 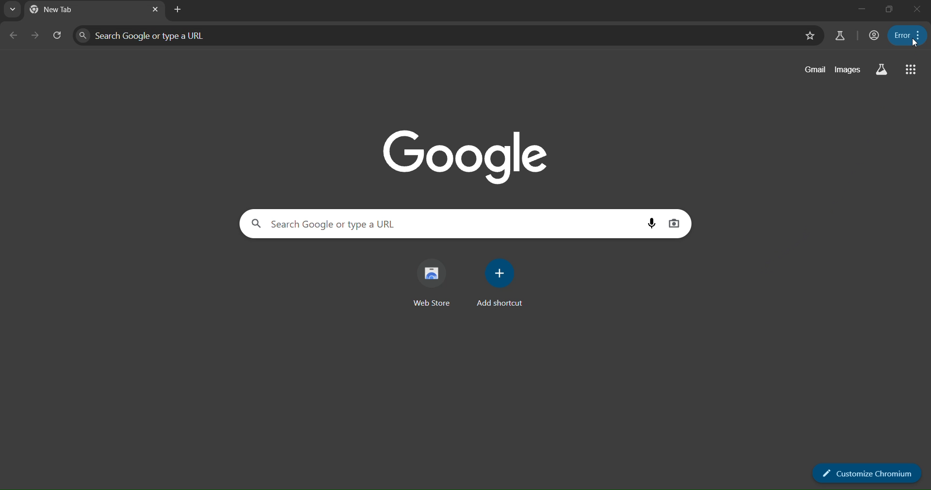 I want to click on go forward one page, so click(x=34, y=36).